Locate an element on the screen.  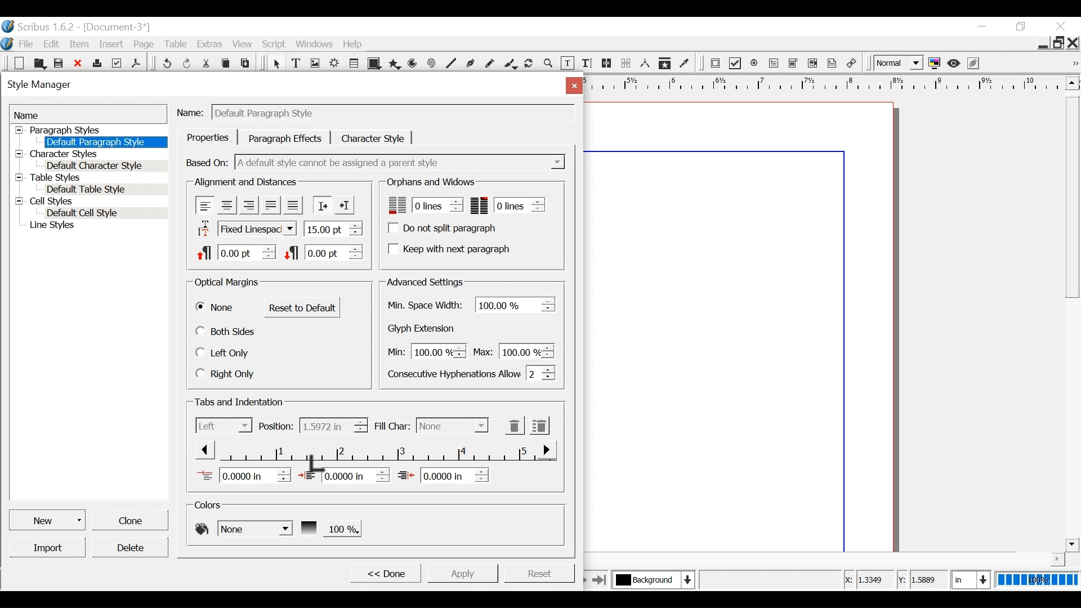
Fill Char is located at coordinates (391, 427).